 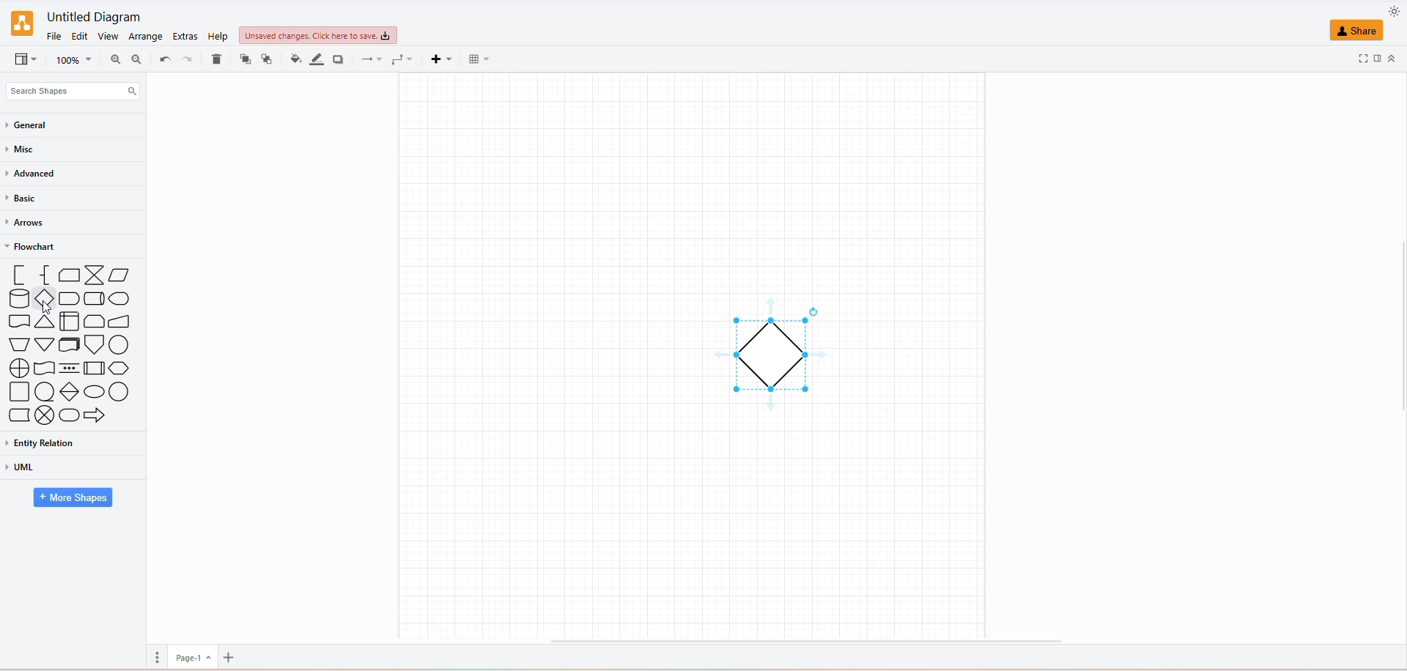 What do you see at coordinates (163, 58) in the screenshot?
I see `REDO` at bounding box center [163, 58].